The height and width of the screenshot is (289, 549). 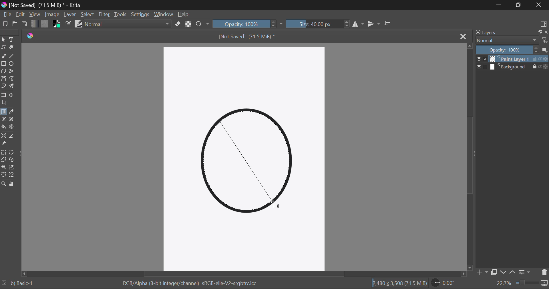 I want to click on Layers Docker, so click(x=491, y=32).